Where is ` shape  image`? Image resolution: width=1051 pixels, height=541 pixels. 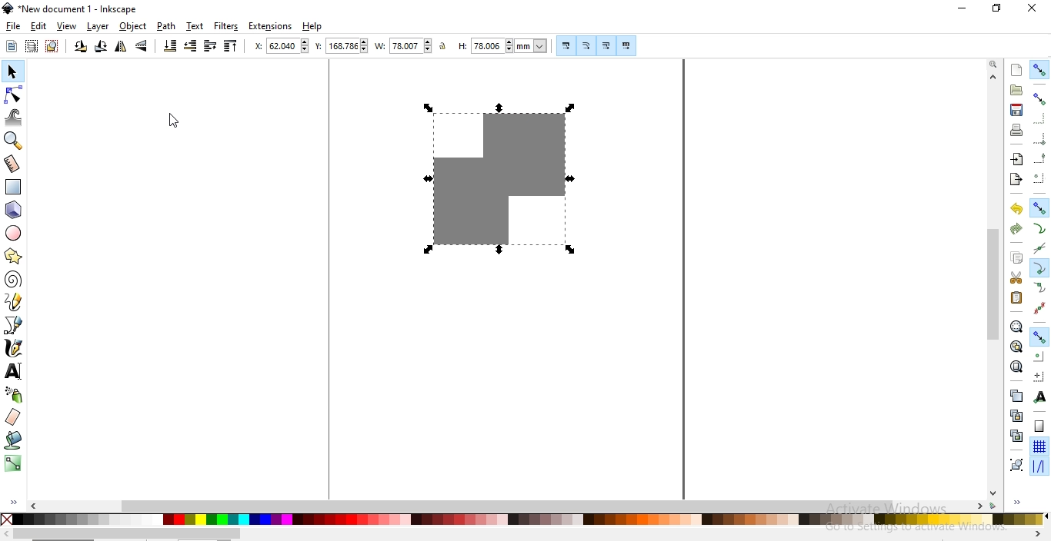  shape  image is located at coordinates (494, 178).